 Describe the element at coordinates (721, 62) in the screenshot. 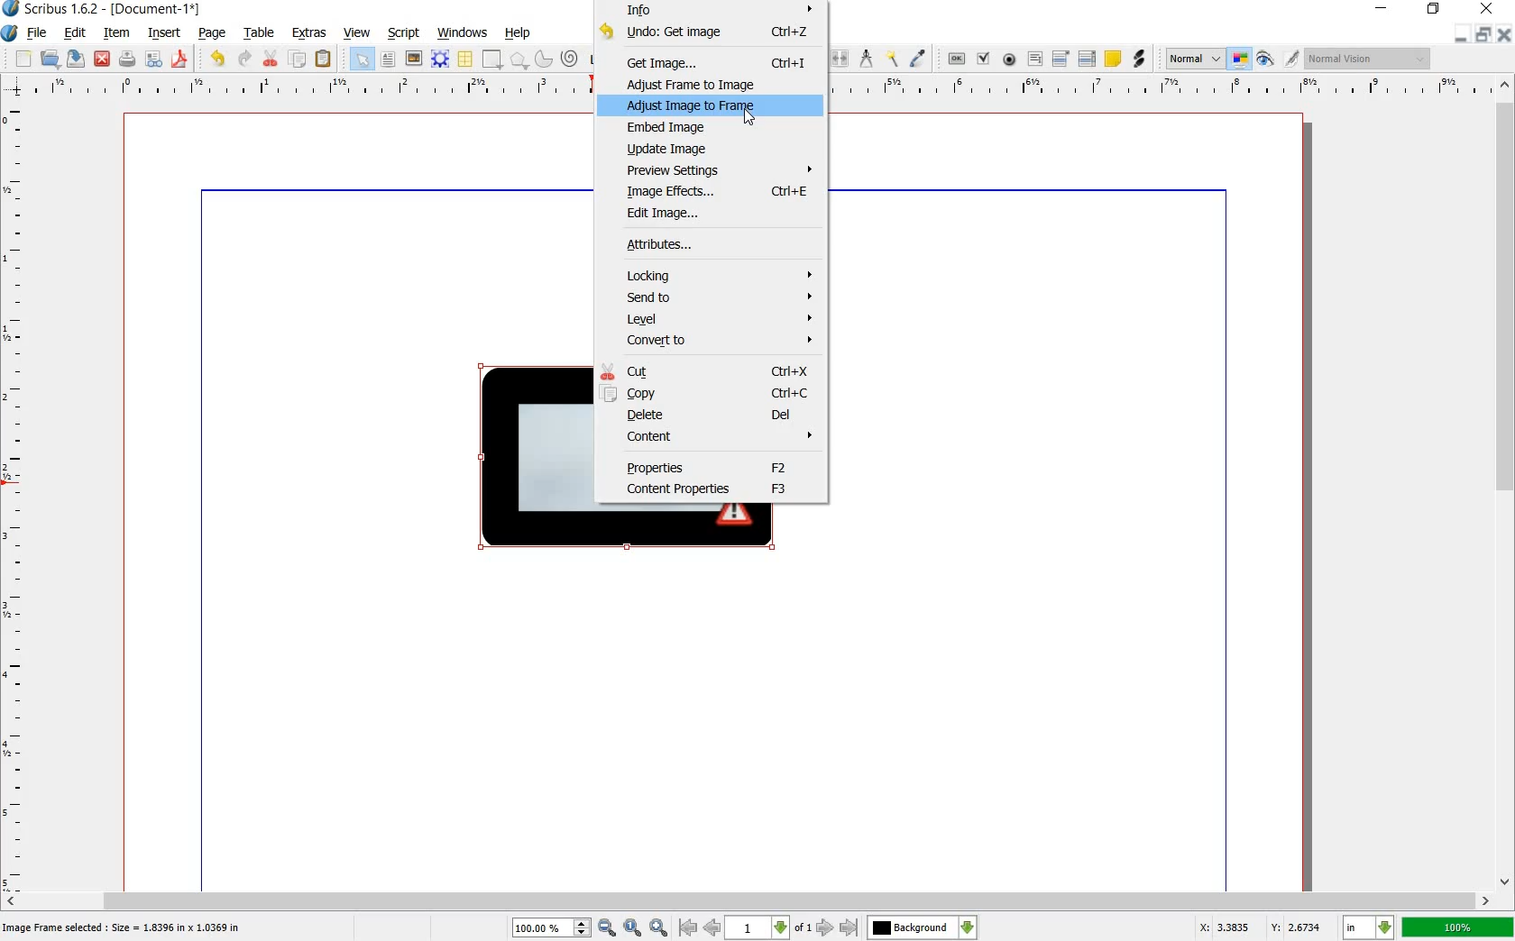

I see `get image` at that location.